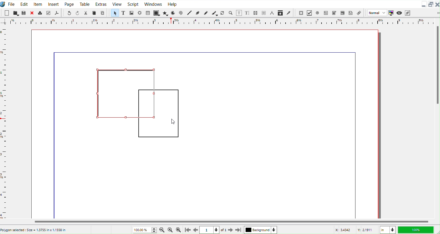 The image size is (440, 234). Describe the element at coordinates (162, 230) in the screenshot. I see `Zoom Out` at that location.